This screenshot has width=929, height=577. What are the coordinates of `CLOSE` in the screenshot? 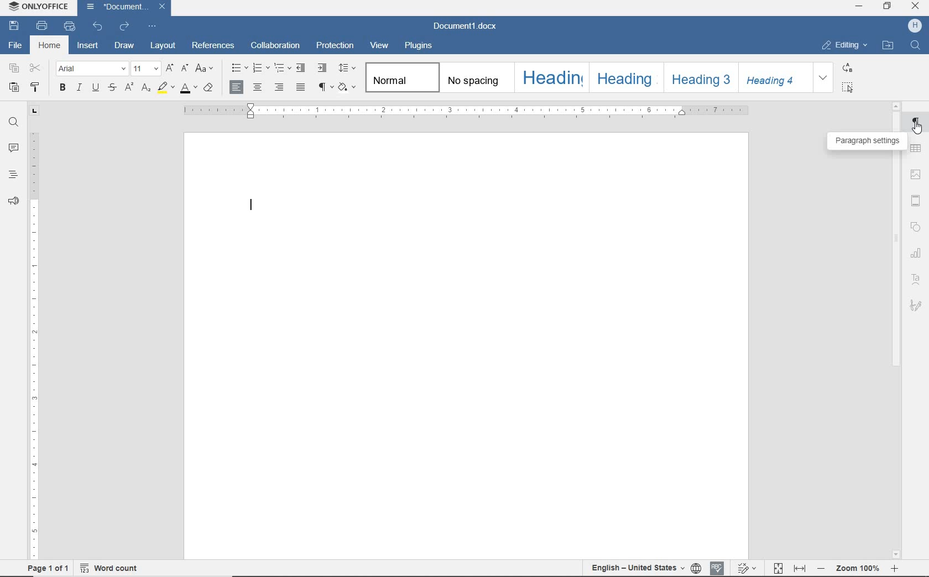 It's located at (914, 6).